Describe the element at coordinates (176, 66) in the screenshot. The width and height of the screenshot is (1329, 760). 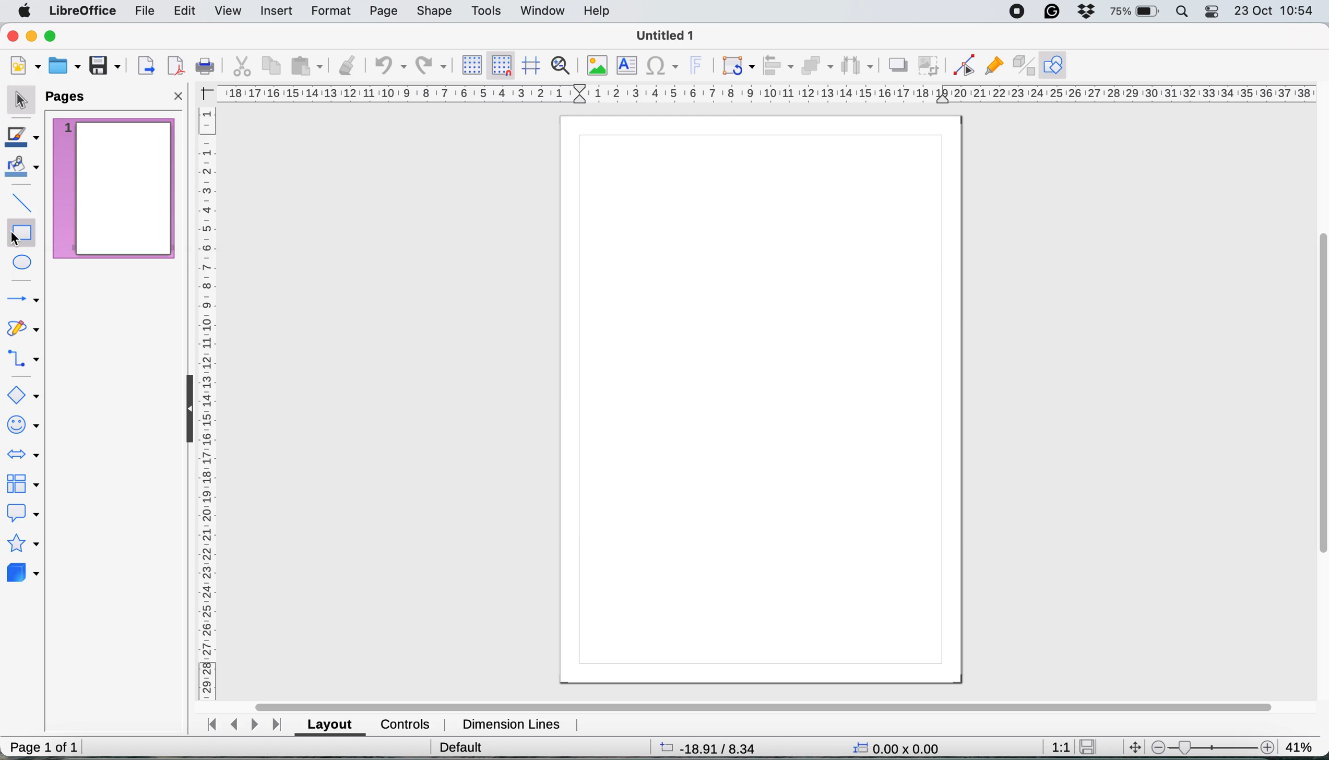
I see `export directly as pdf` at that location.